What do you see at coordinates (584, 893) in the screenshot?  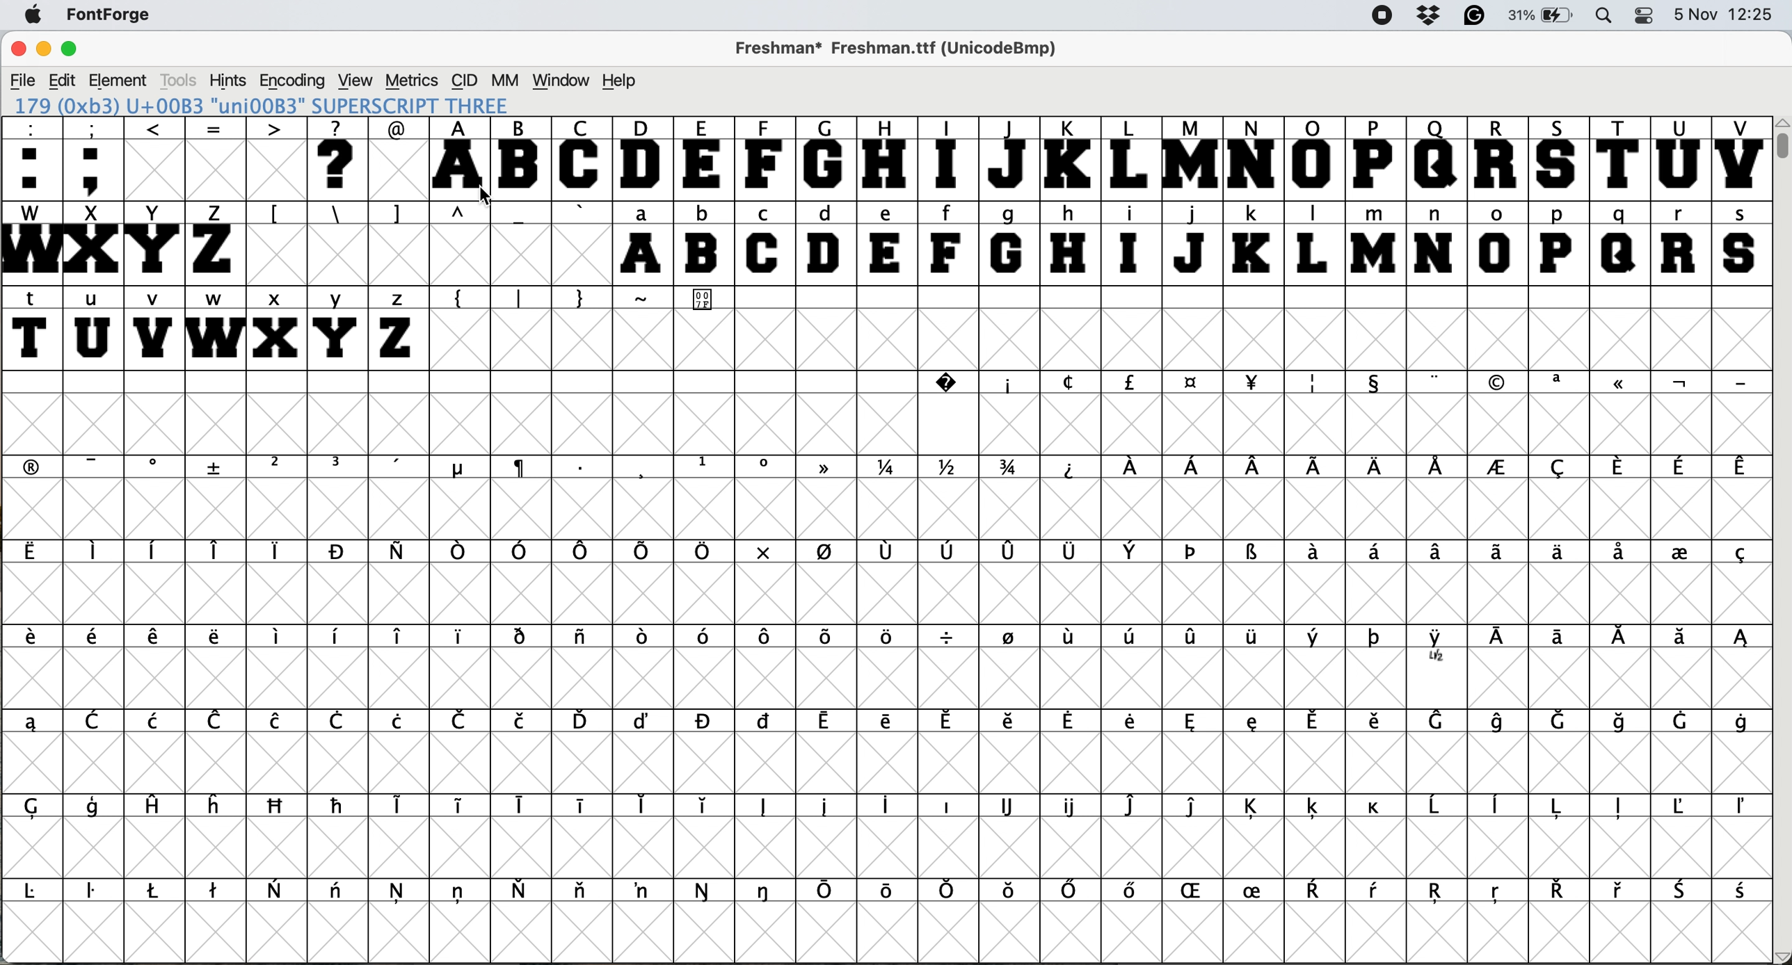 I see `symbol` at bounding box center [584, 893].